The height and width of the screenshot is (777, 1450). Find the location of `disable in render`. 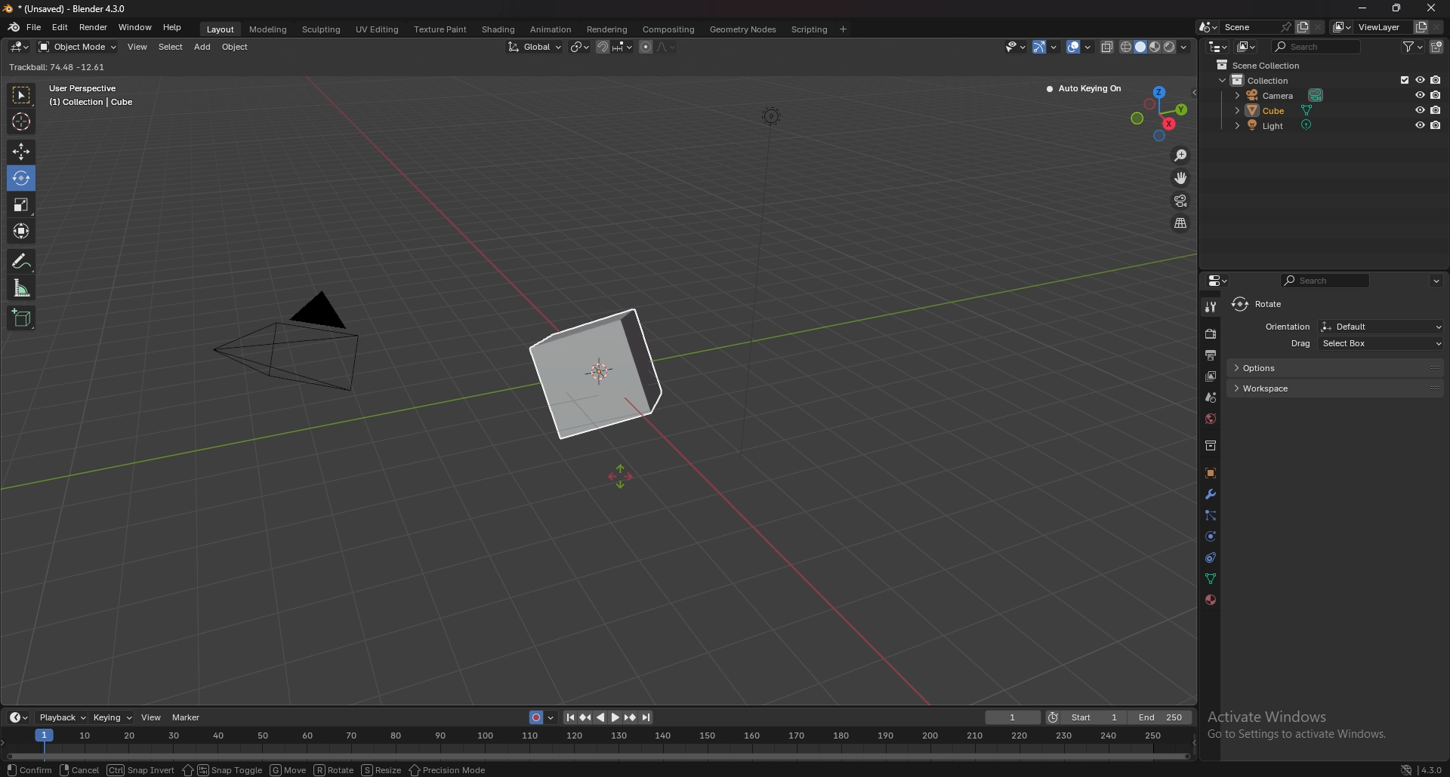

disable in render is located at coordinates (1436, 110).